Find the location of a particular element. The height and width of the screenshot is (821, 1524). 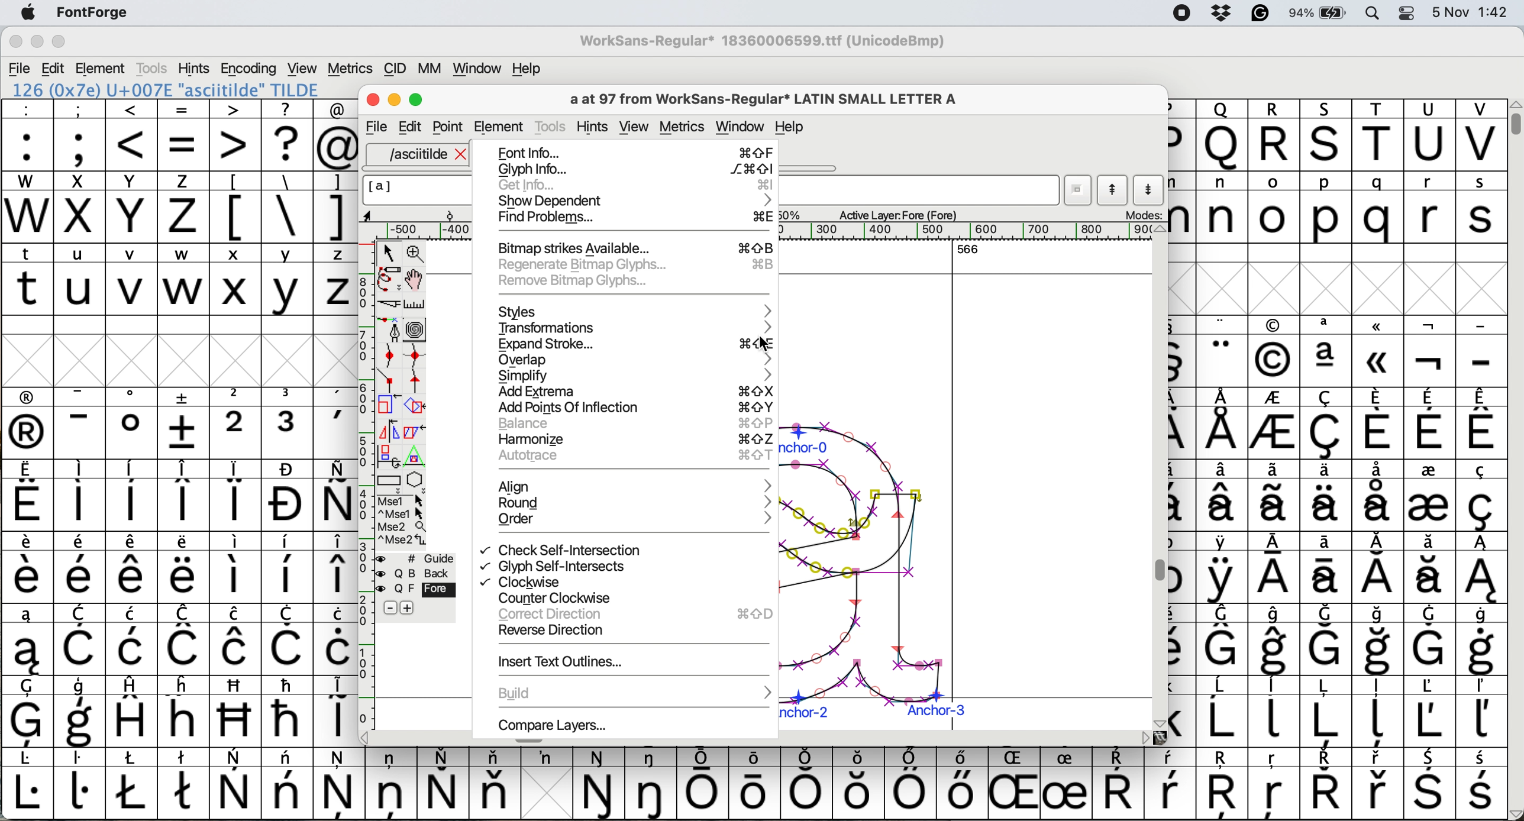

maximise is located at coordinates (59, 44).